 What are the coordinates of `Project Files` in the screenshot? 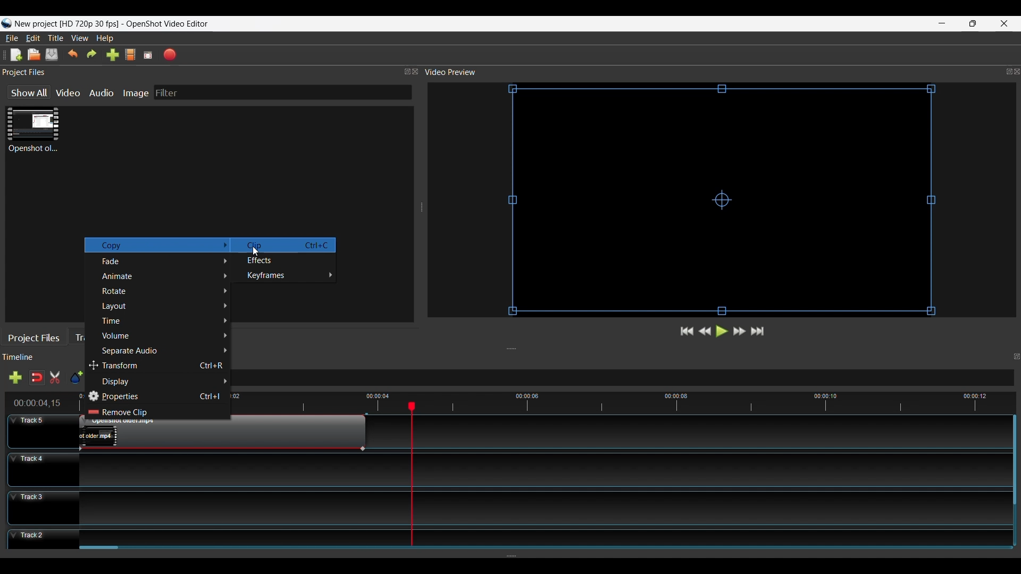 It's located at (36, 337).